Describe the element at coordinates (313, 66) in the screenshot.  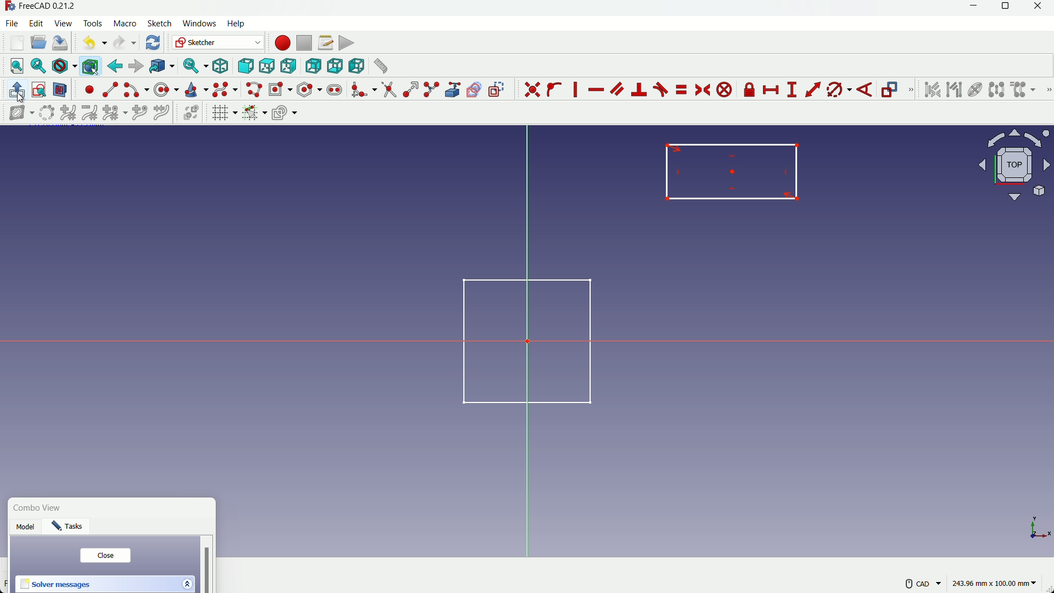
I see `back view` at that location.